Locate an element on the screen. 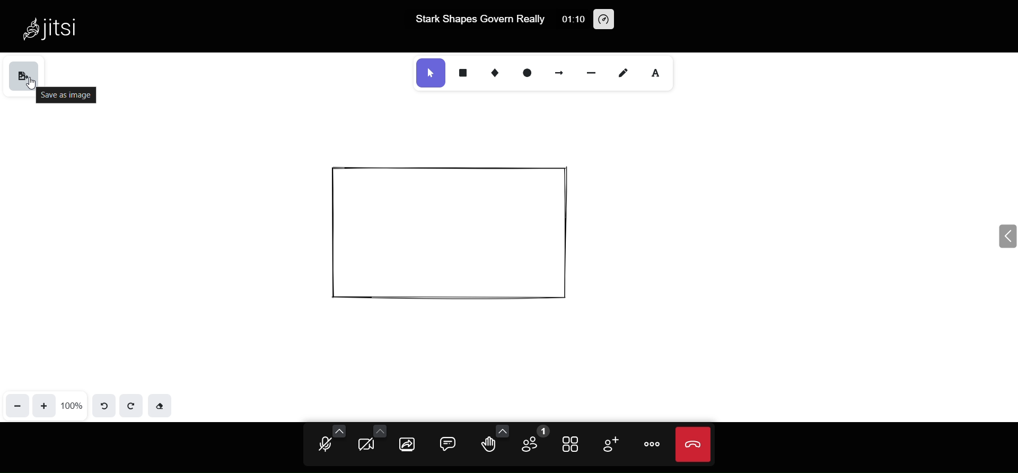 This screenshot has width=1018, height=473. more emoji is located at coordinates (500, 430).